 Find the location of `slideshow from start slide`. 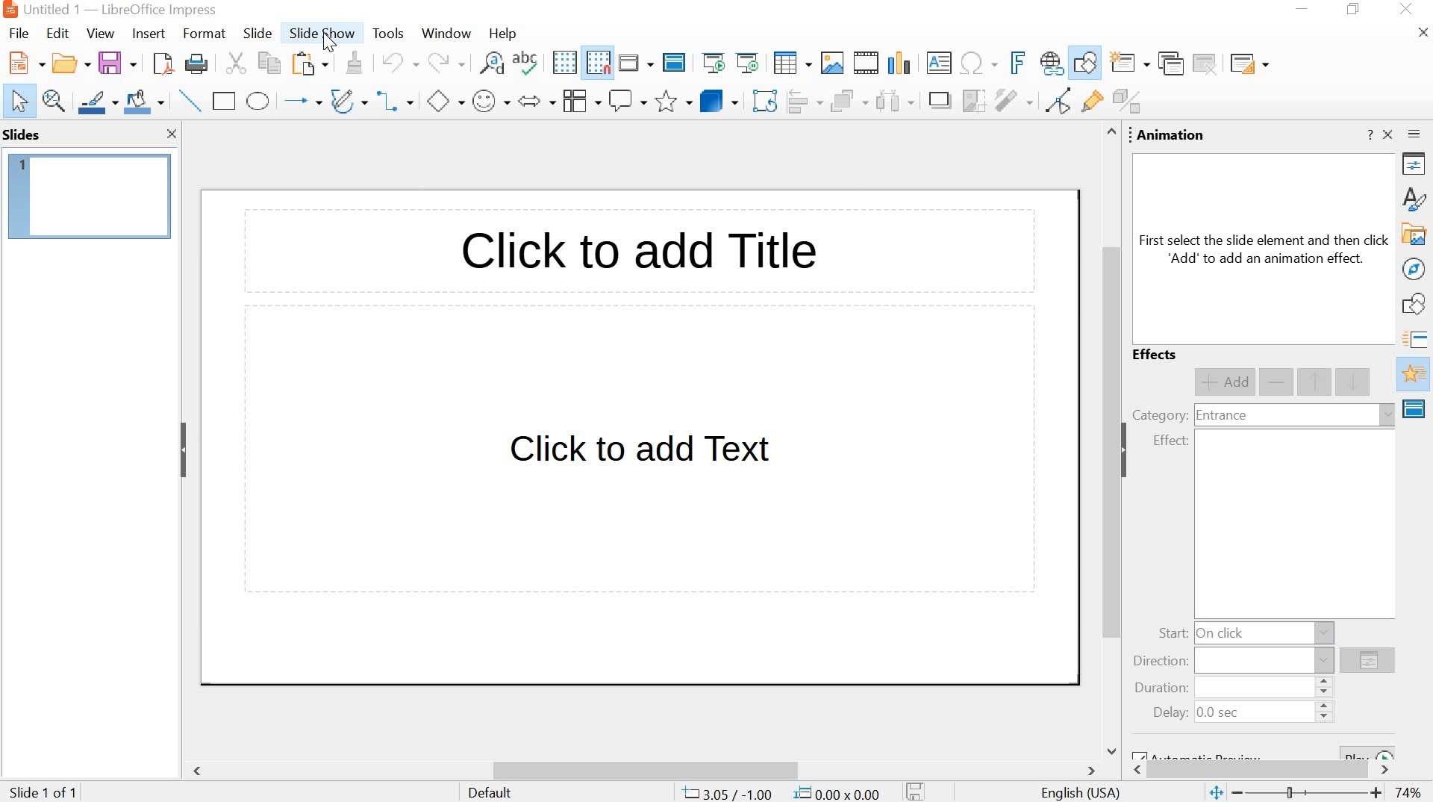

slideshow from start slide is located at coordinates (714, 64).